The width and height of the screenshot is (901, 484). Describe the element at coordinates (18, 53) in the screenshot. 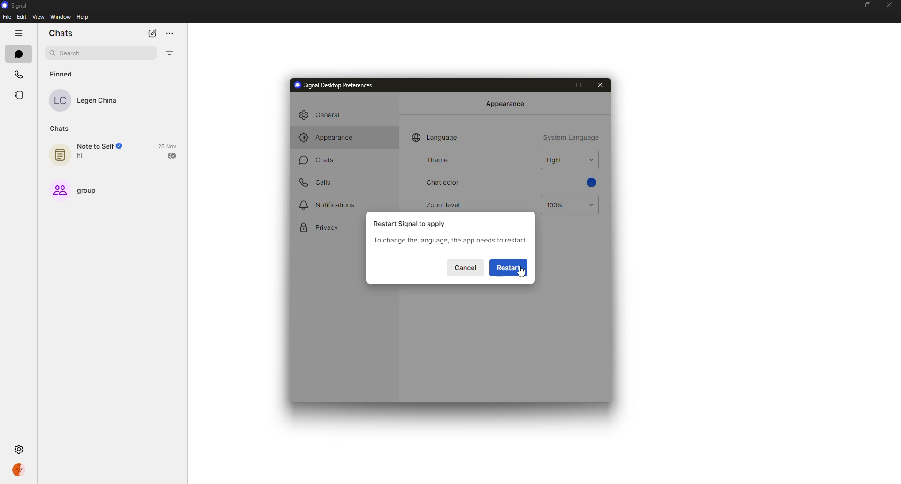

I see `chats` at that location.